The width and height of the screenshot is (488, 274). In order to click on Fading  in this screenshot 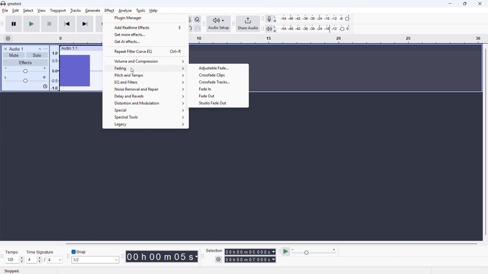, I will do `click(146, 68)`.